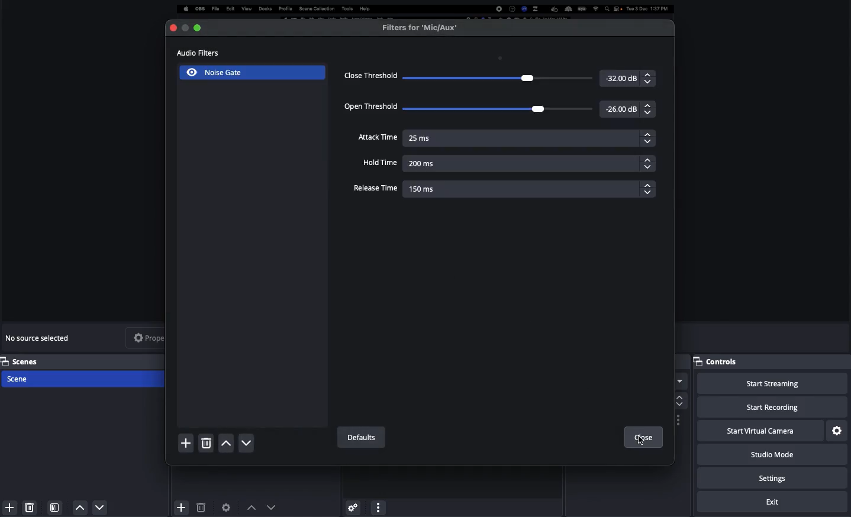  What do you see at coordinates (679, 421) in the screenshot?
I see `Settings / options` at bounding box center [679, 421].